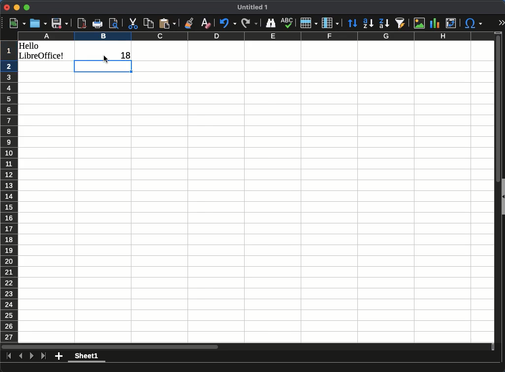  I want to click on pivot table, so click(450, 22).